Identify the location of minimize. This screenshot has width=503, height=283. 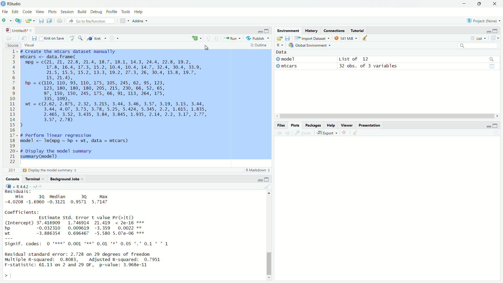
(260, 180).